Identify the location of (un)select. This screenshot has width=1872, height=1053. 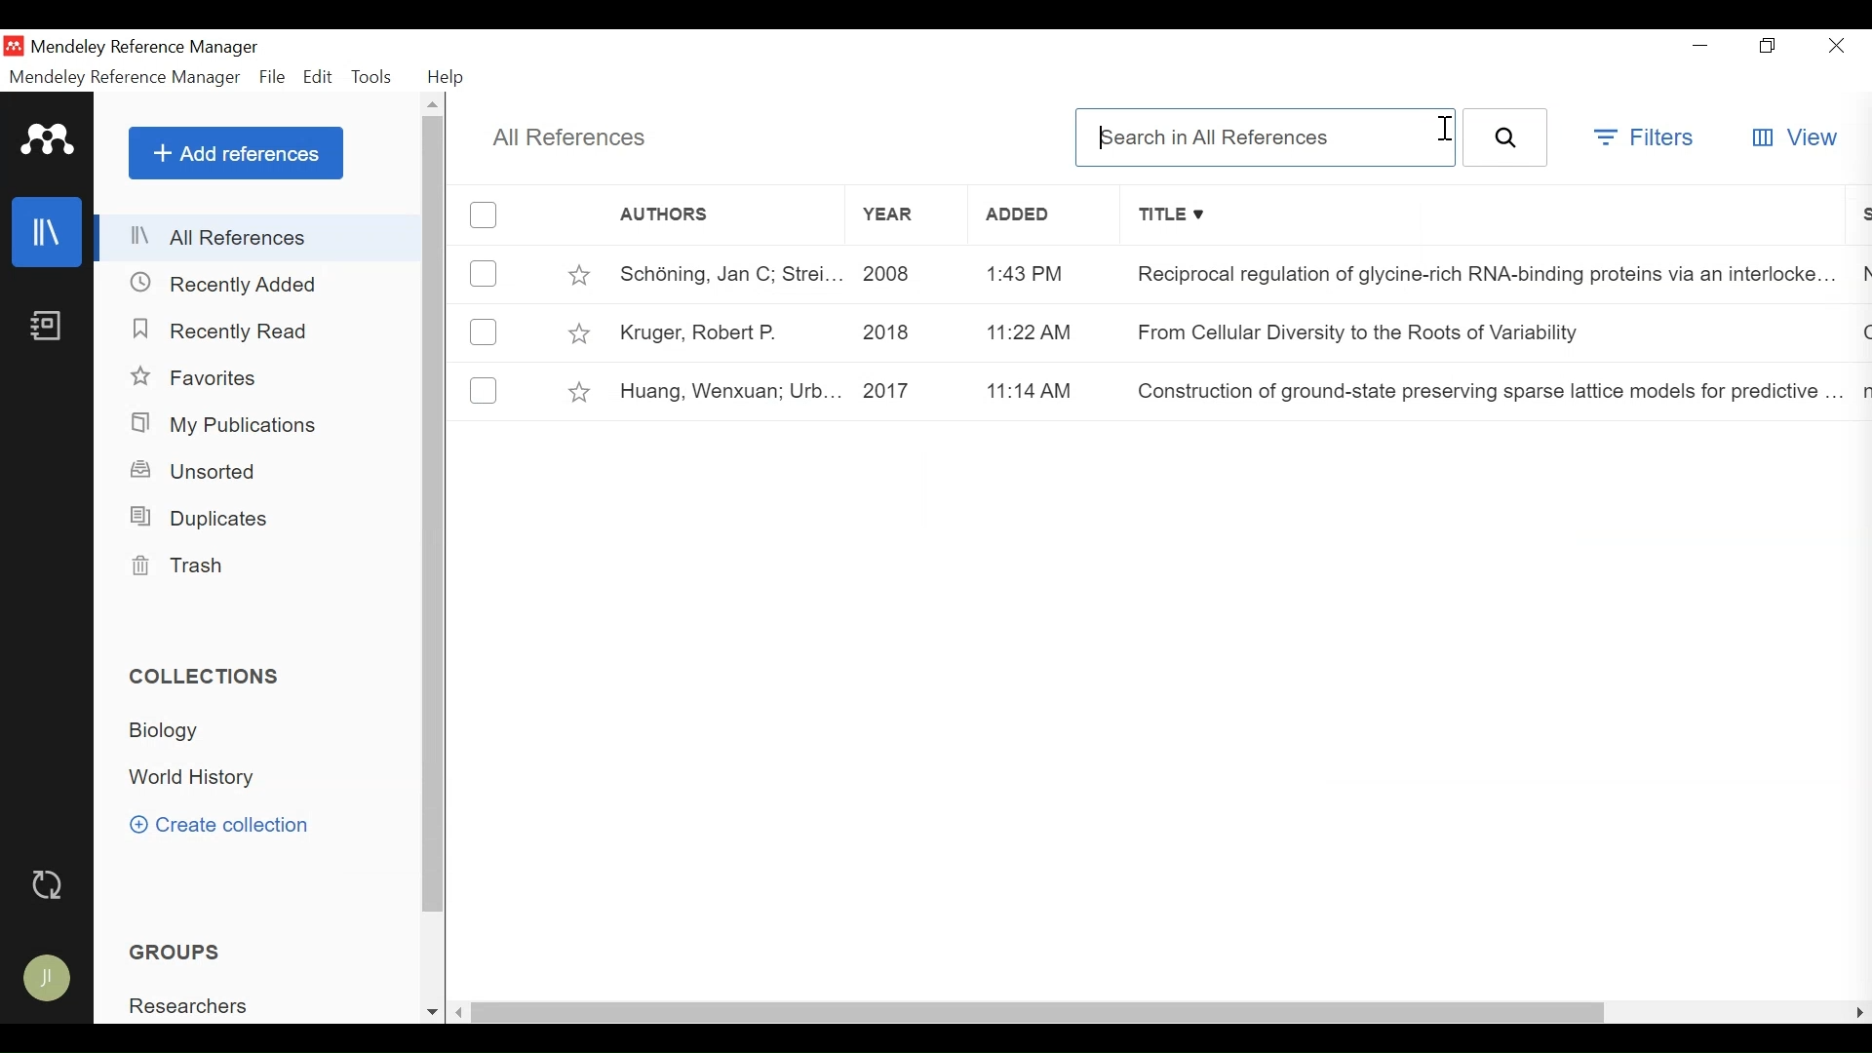
(483, 387).